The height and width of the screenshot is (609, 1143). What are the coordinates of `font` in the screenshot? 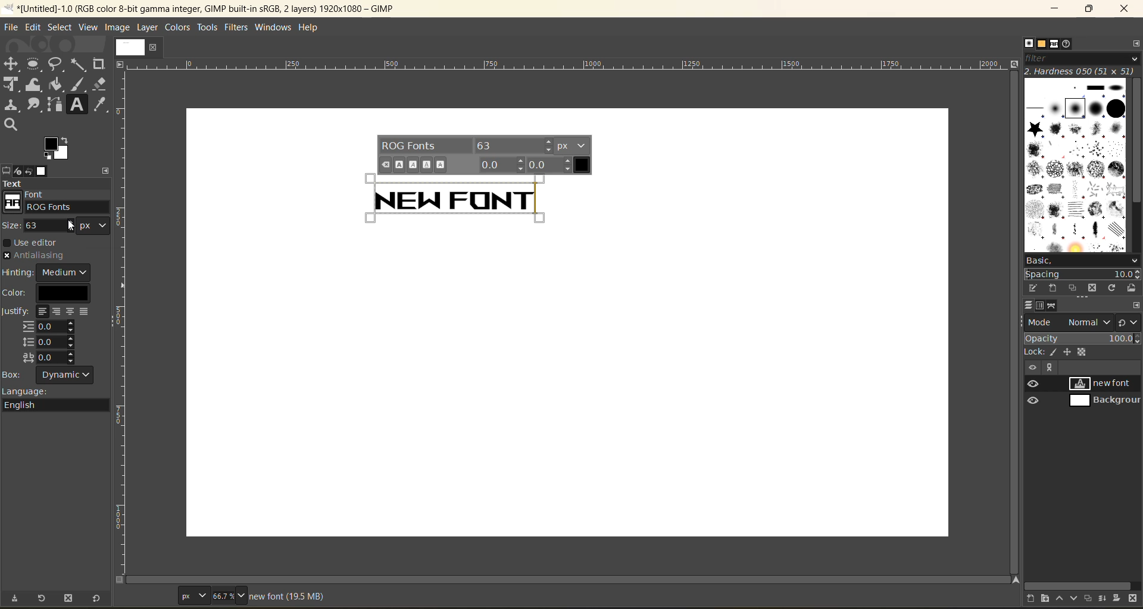 It's located at (57, 200).